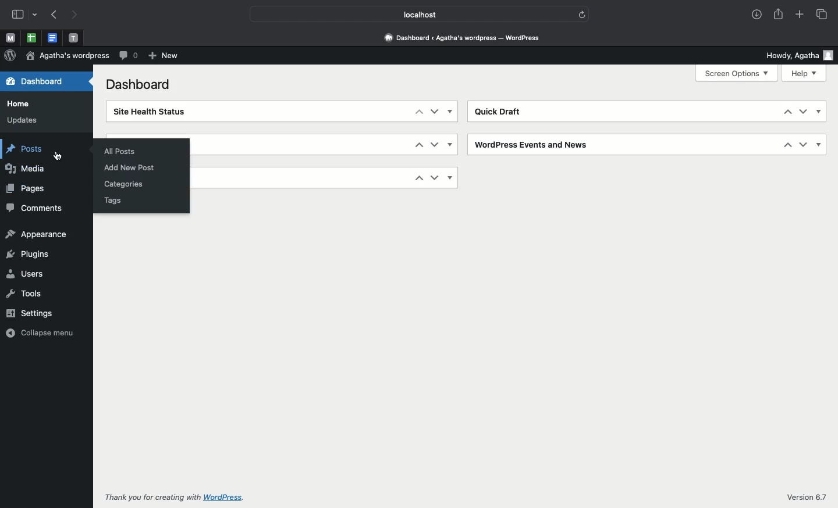 This screenshot has width=838, height=508. What do you see at coordinates (10, 56) in the screenshot?
I see `Wordpress` at bounding box center [10, 56].